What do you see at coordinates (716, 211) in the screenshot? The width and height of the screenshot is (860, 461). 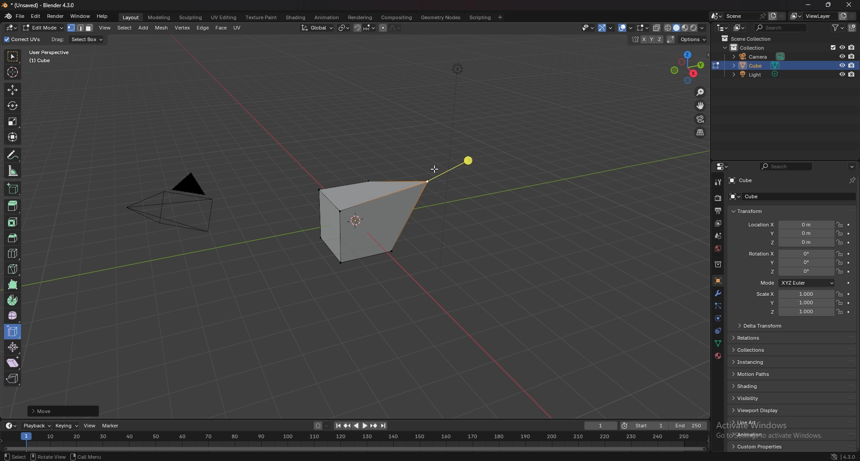 I see `output` at bounding box center [716, 211].